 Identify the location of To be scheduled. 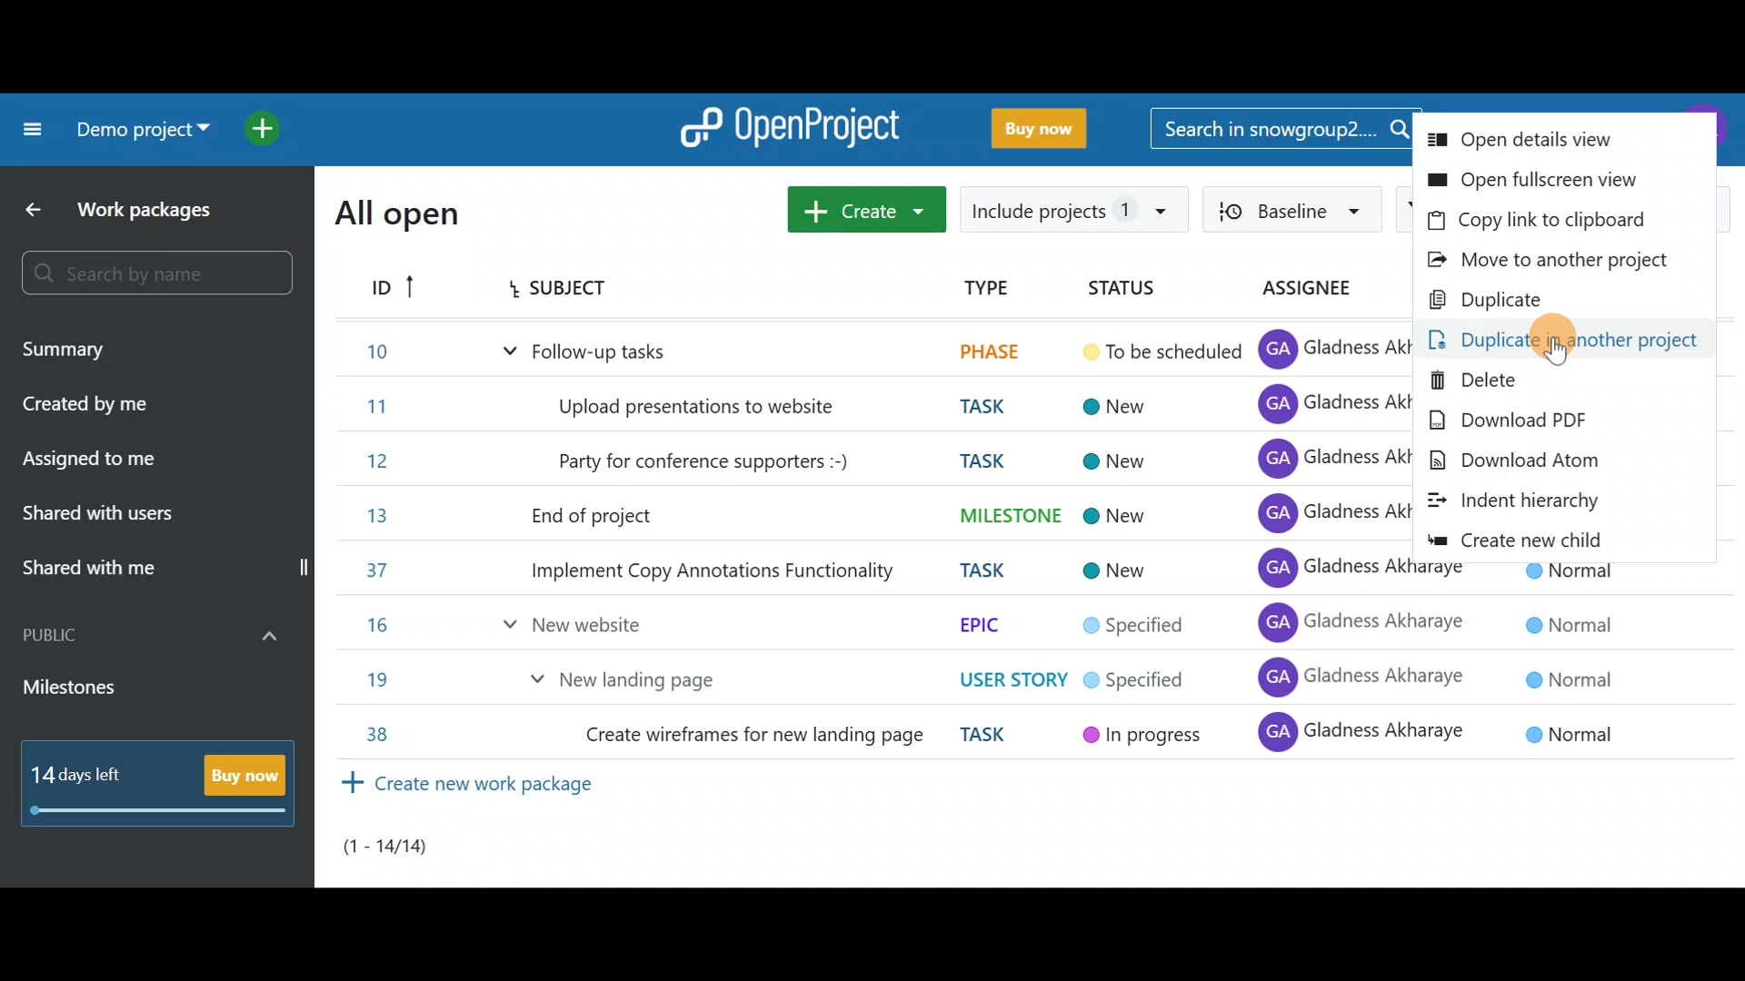
(1160, 351).